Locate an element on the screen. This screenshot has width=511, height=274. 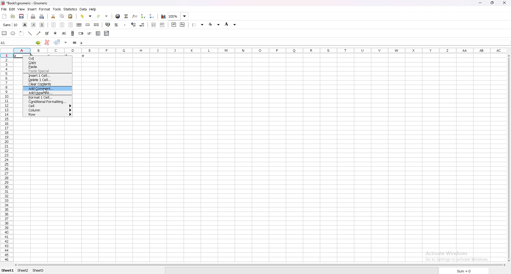
percentage is located at coordinates (117, 25).